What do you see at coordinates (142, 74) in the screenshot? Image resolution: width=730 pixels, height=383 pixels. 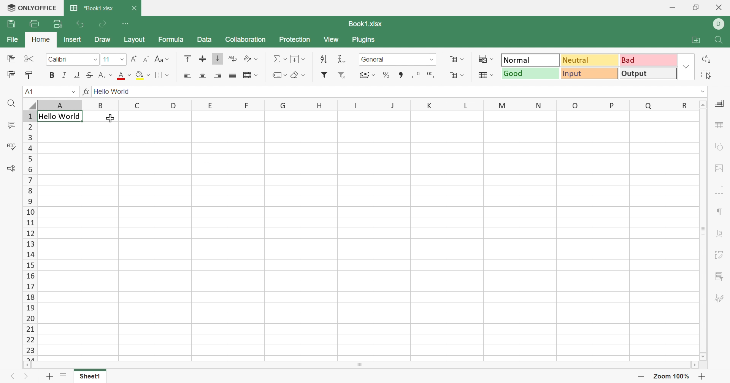 I see `Fill color` at bounding box center [142, 74].